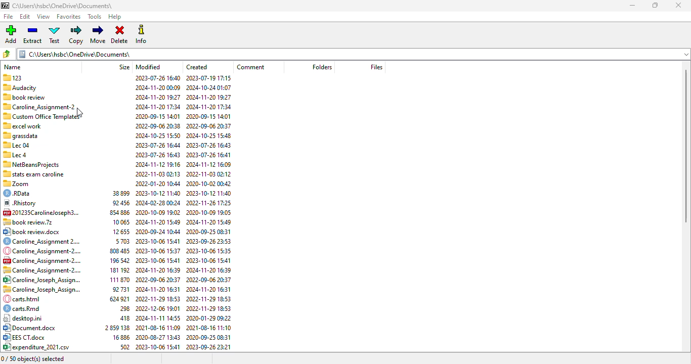 The height and width of the screenshot is (364, 691). I want to click on 2023-10-06 15:37, so click(157, 251).